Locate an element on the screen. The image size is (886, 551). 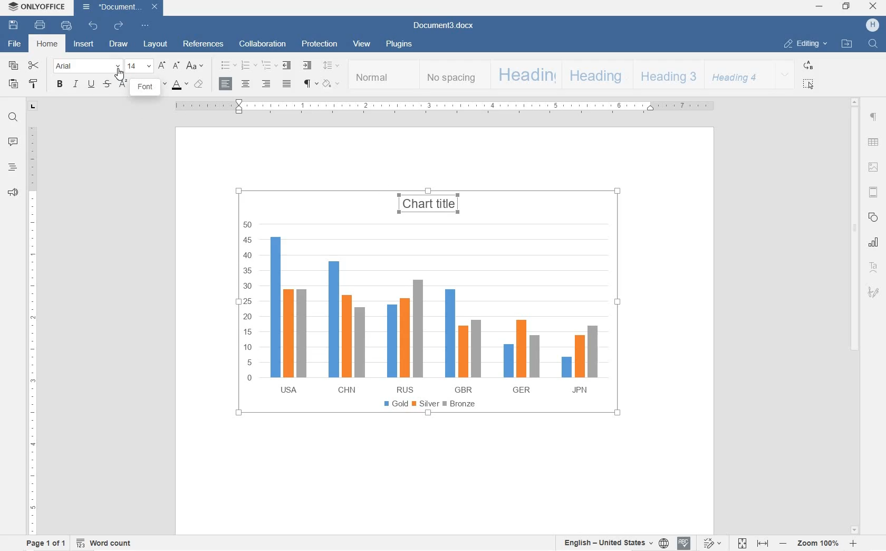
SAVE is located at coordinates (13, 26).